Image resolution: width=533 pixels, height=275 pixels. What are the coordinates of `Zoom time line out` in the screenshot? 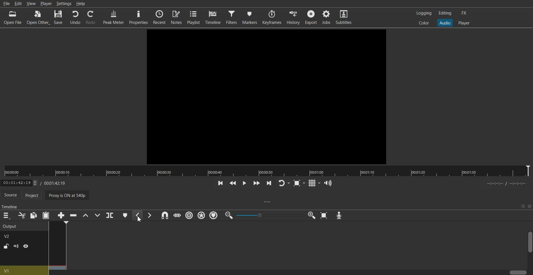 It's located at (228, 216).